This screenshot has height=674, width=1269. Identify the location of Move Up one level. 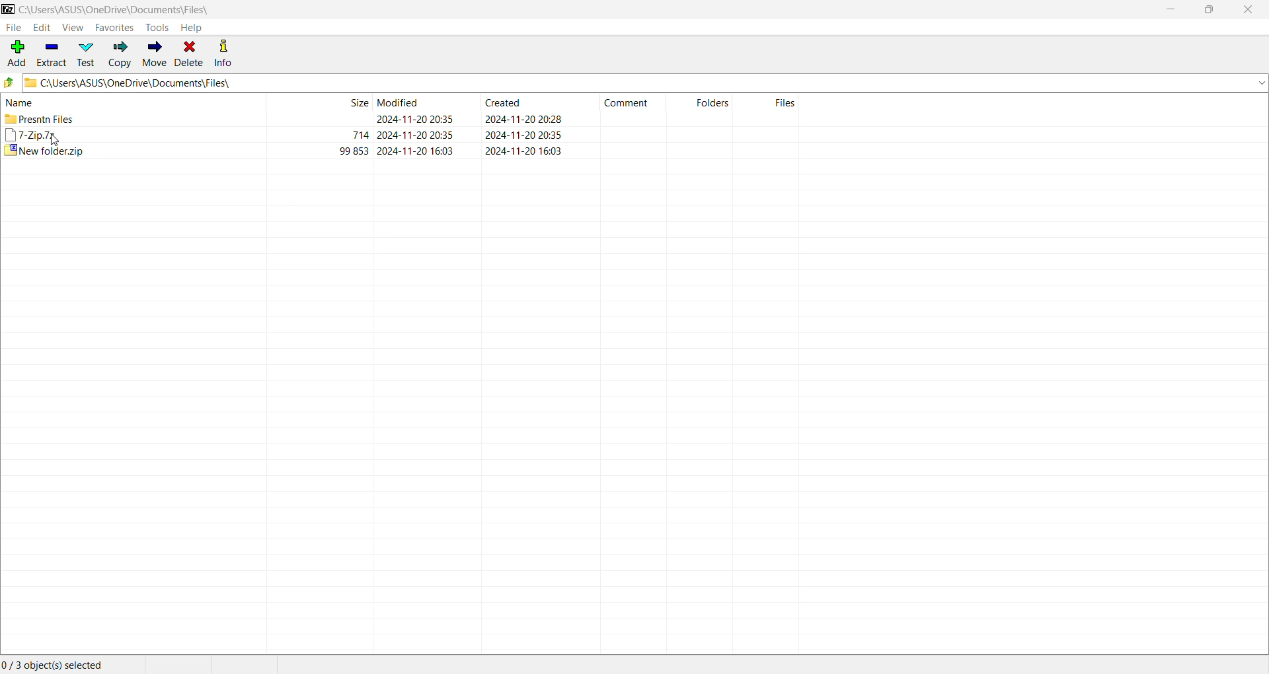
(9, 82).